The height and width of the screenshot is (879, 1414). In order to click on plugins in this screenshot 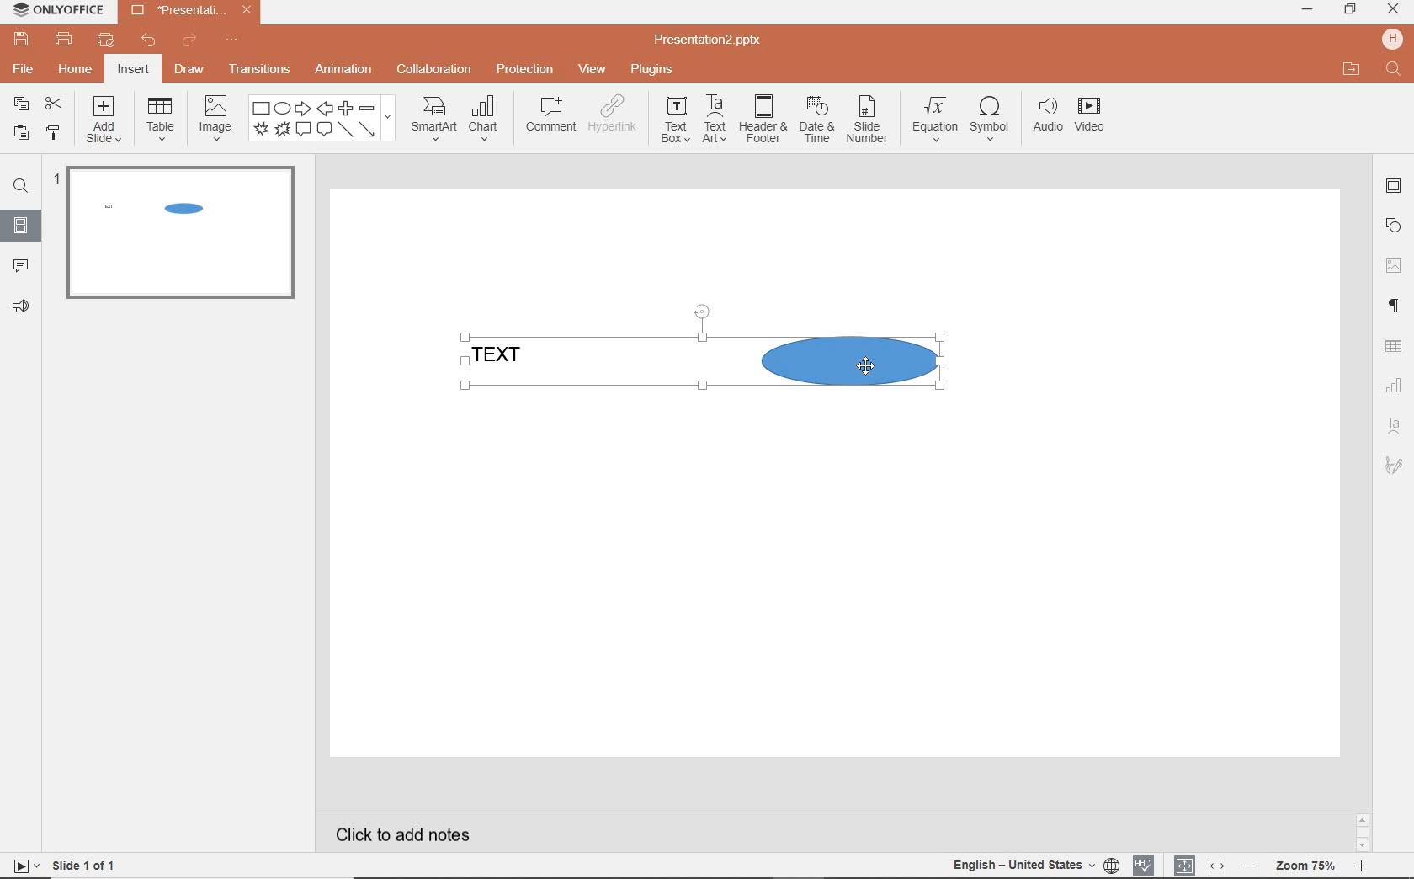, I will do `click(651, 71)`.